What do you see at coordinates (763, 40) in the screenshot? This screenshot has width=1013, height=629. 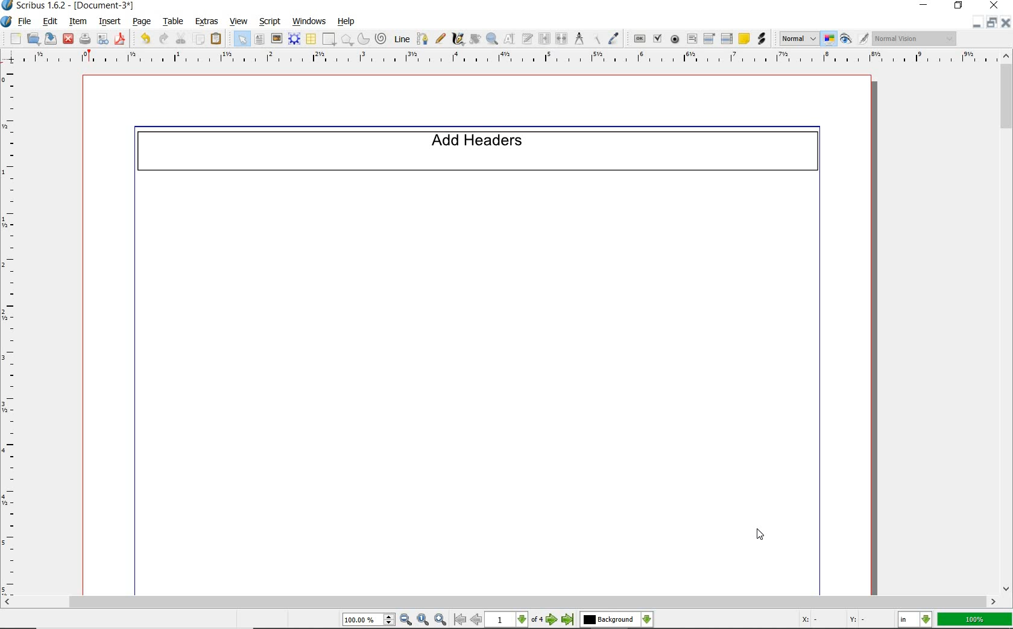 I see `link annotation` at bounding box center [763, 40].